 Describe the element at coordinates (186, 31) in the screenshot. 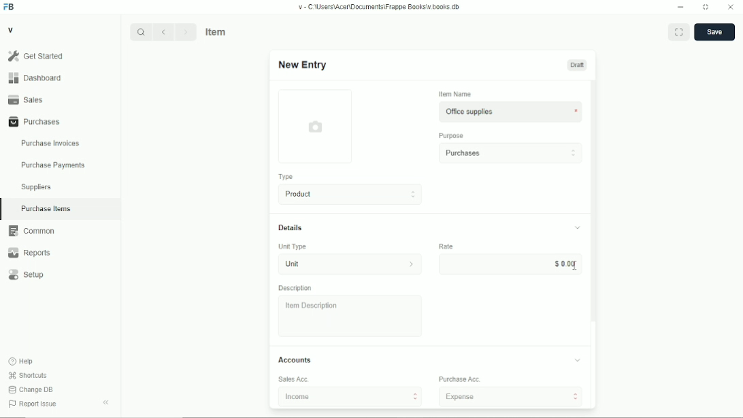

I see `Next` at that location.